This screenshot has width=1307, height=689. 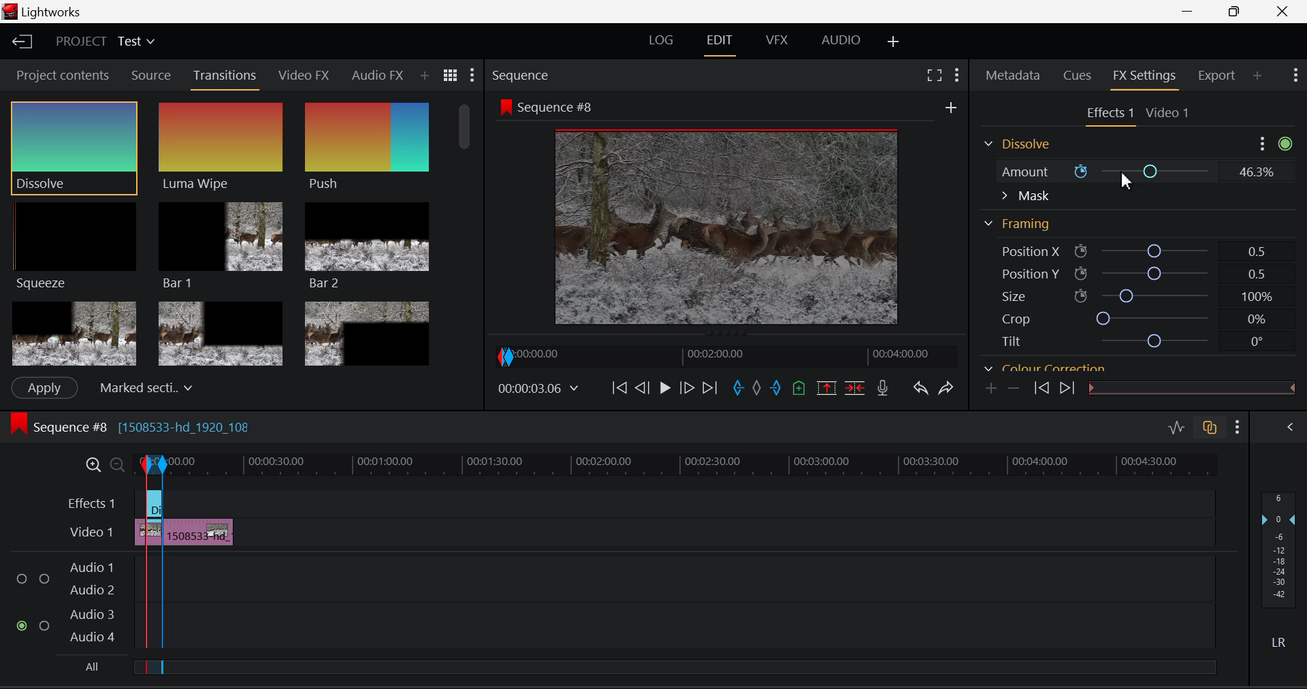 What do you see at coordinates (1013, 387) in the screenshot?
I see `Delete keyframes` at bounding box center [1013, 387].